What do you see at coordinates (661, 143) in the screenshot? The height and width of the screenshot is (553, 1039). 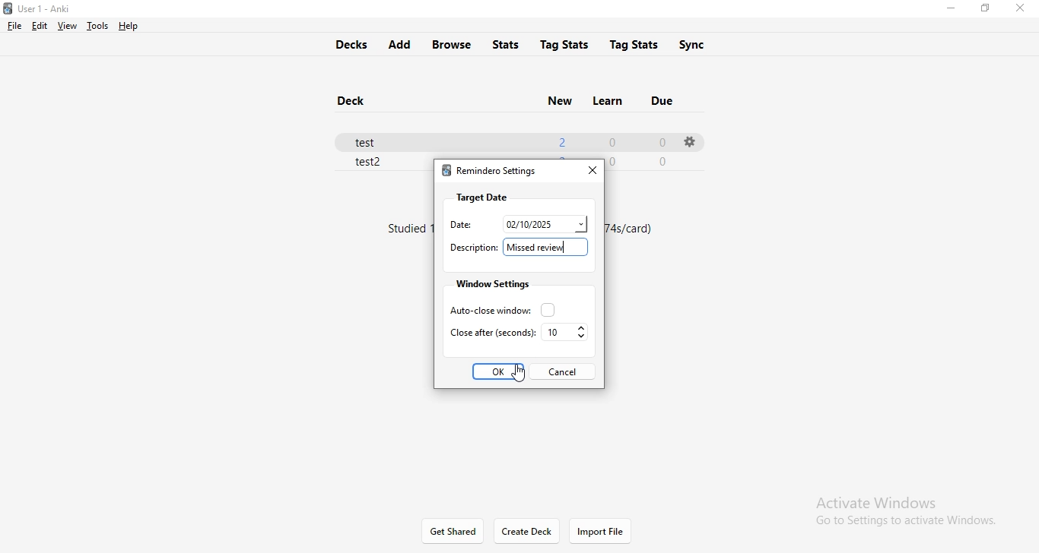 I see `0` at bounding box center [661, 143].